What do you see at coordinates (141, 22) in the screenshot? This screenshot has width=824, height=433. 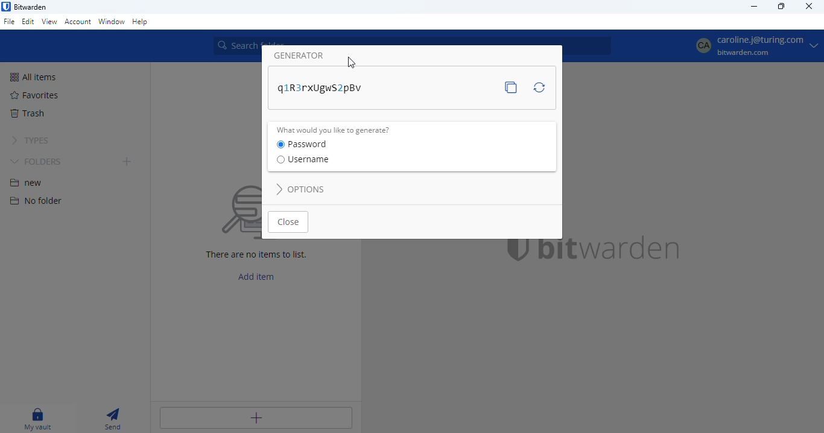 I see `help` at bounding box center [141, 22].